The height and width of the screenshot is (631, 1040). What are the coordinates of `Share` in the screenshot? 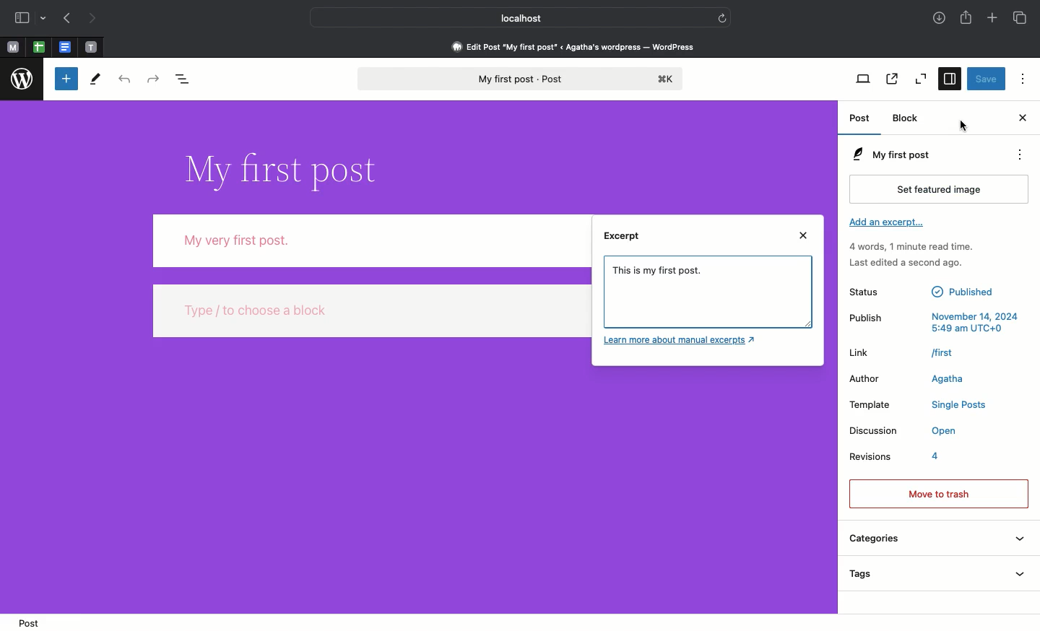 It's located at (968, 19).